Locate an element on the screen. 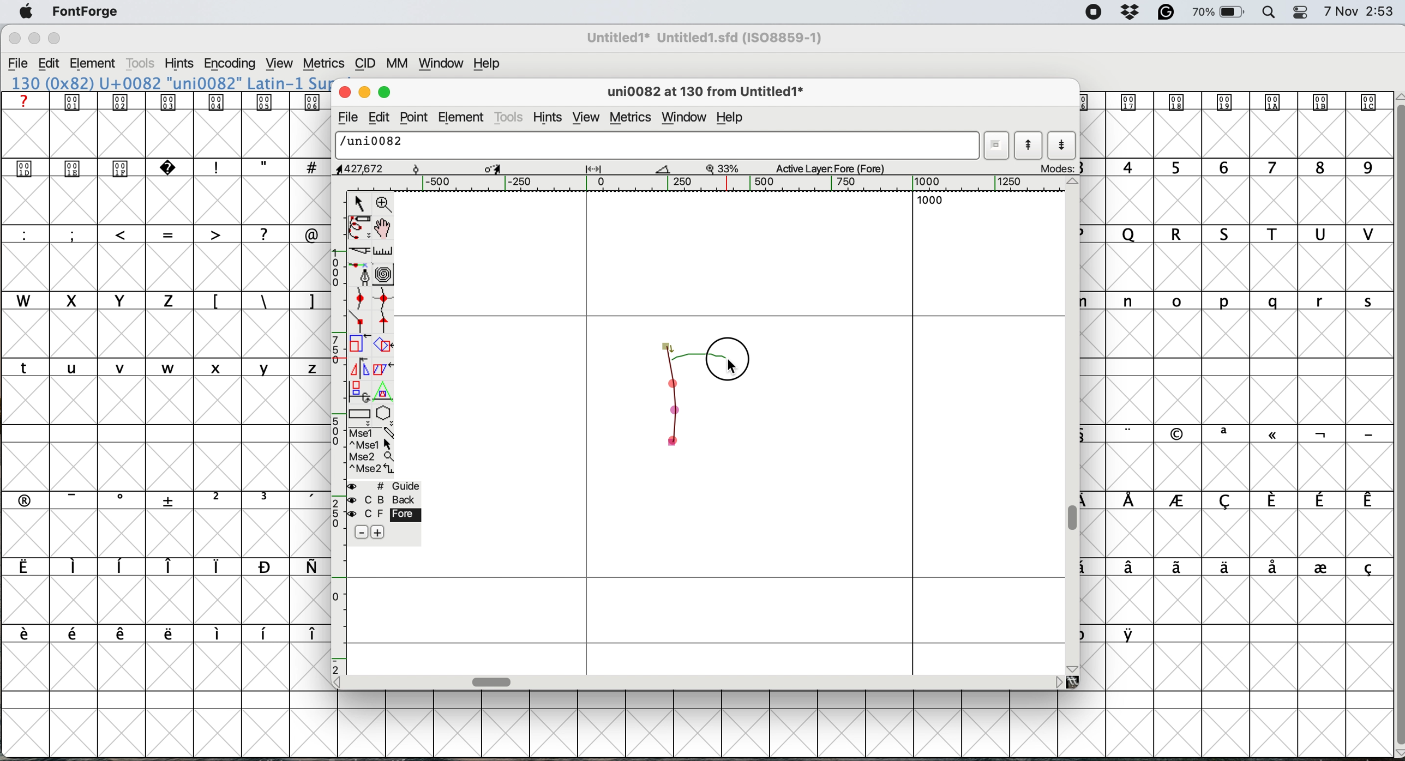 This screenshot has width=1405, height=761. date and time is located at coordinates (1359, 12).